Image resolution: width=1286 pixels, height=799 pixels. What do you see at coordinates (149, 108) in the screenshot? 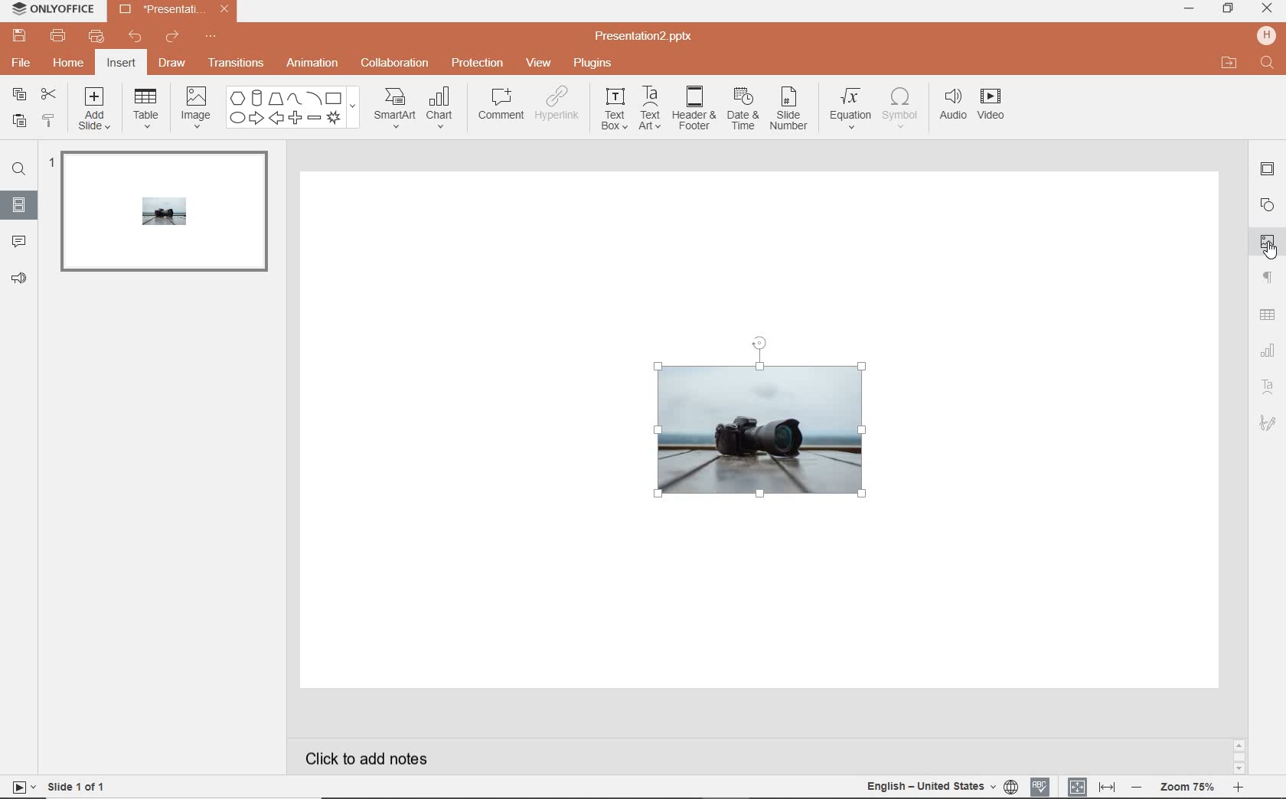
I see `table` at bounding box center [149, 108].